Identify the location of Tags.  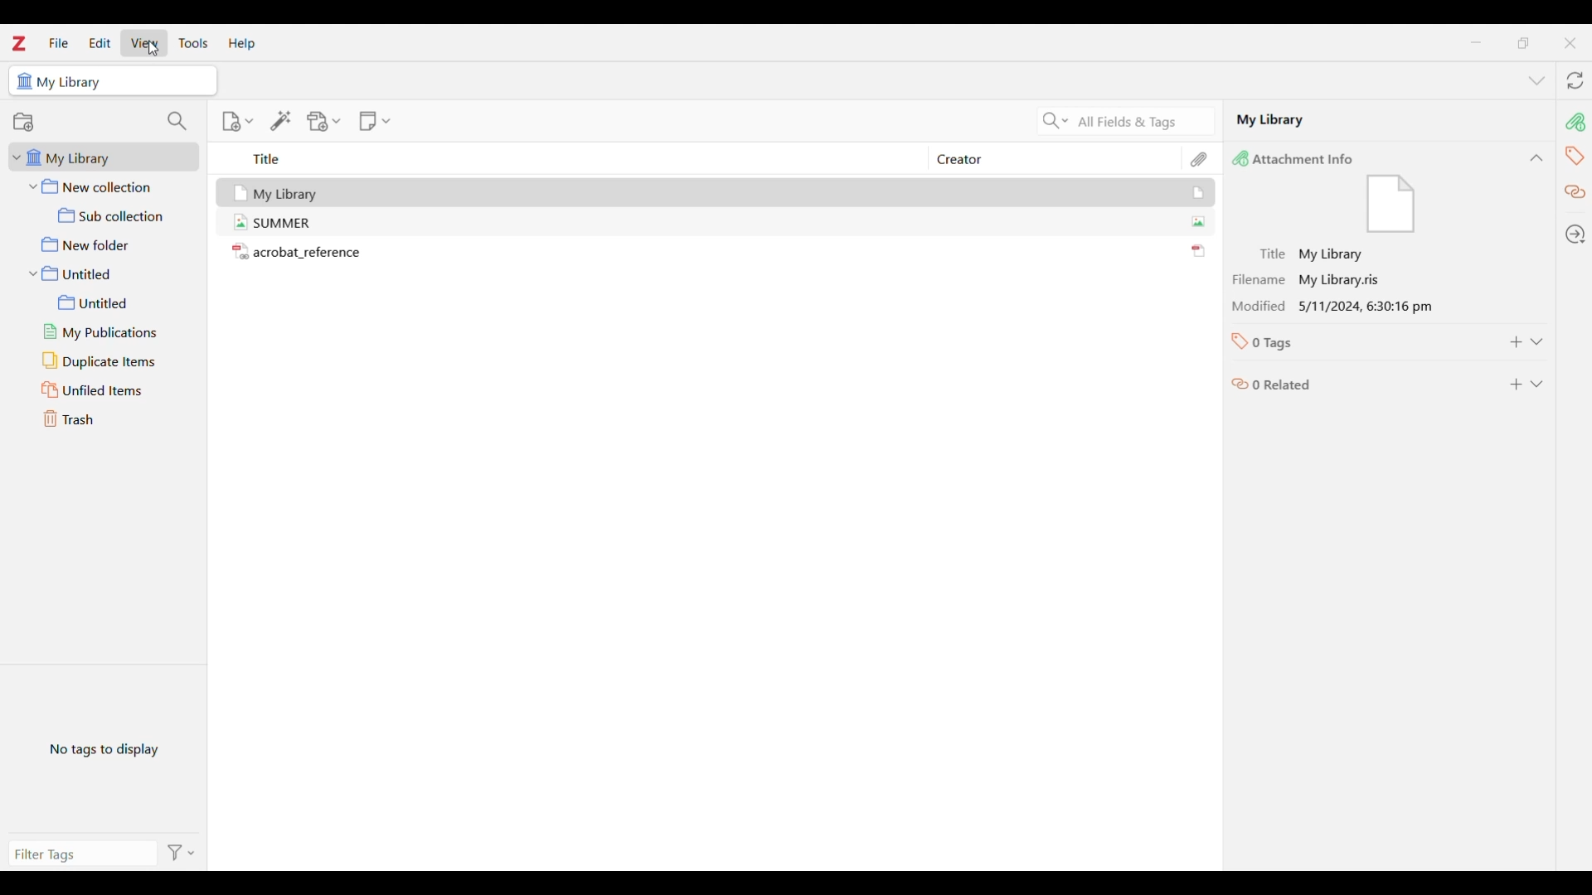
(1574, 155).